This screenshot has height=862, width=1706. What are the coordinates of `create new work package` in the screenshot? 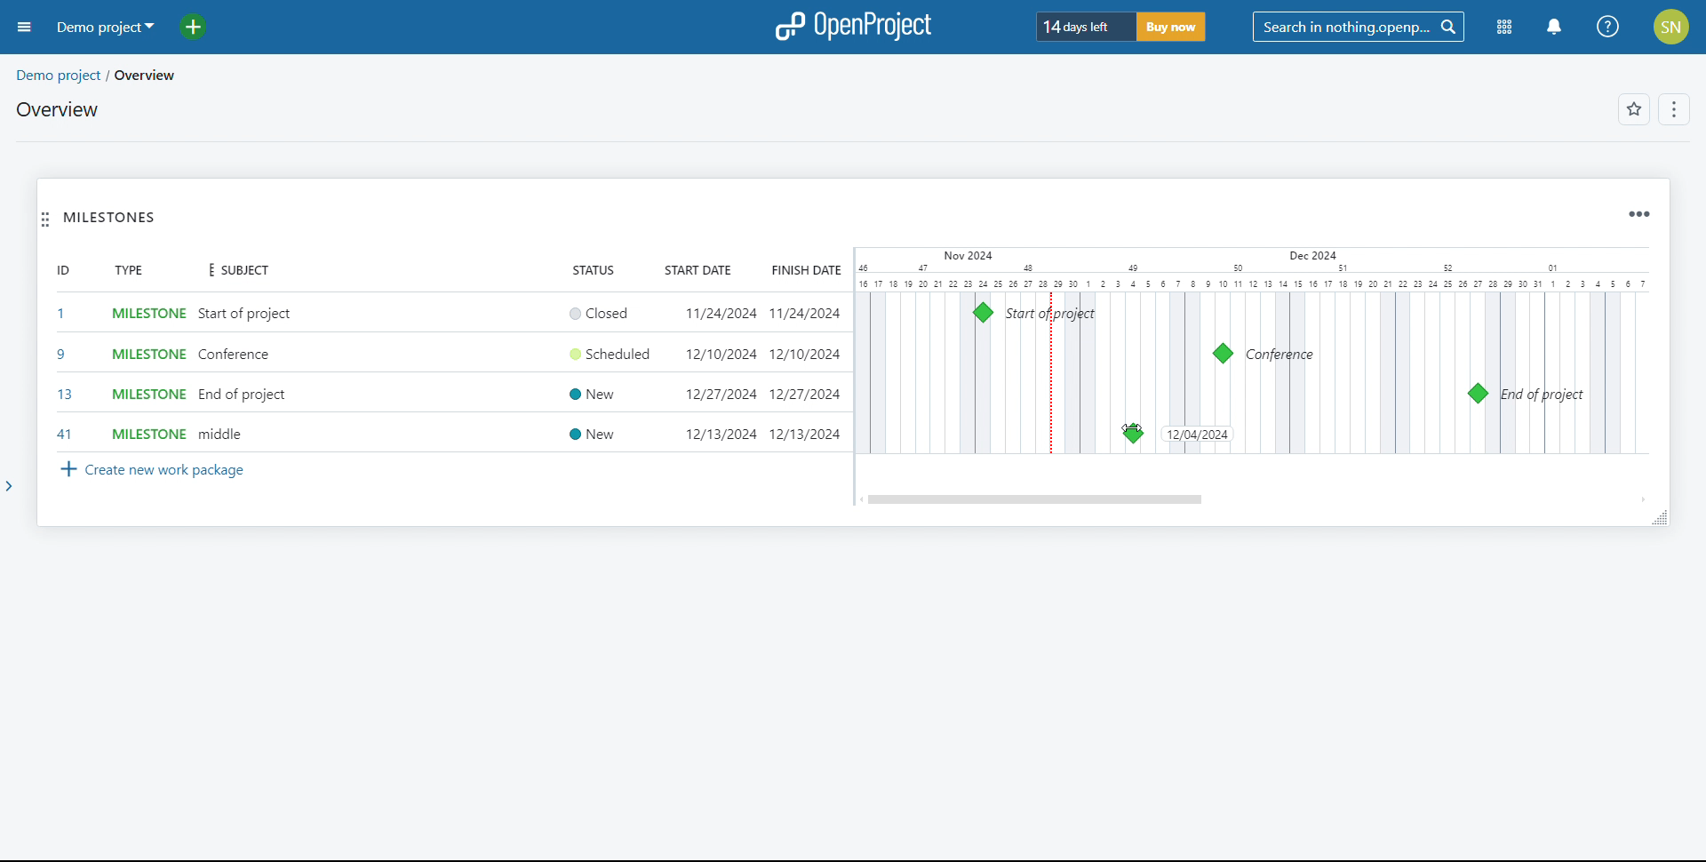 It's located at (154, 471).